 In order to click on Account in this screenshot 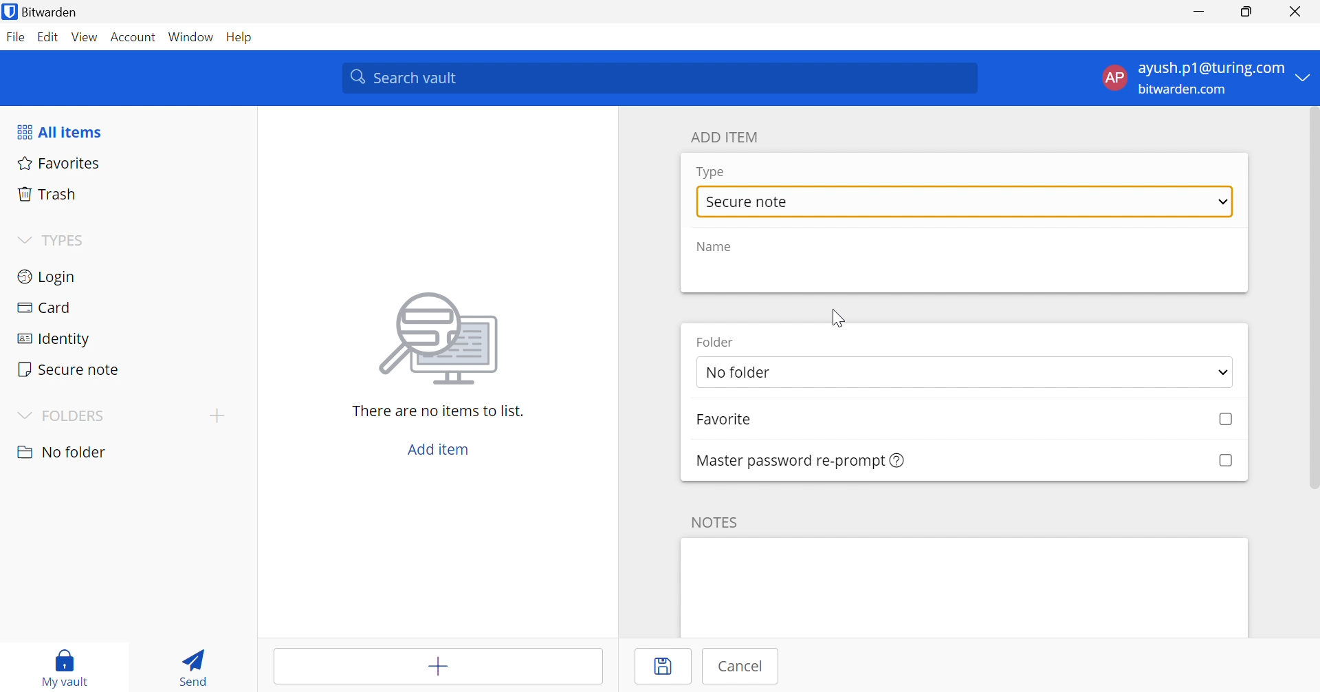, I will do `click(134, 36)`.